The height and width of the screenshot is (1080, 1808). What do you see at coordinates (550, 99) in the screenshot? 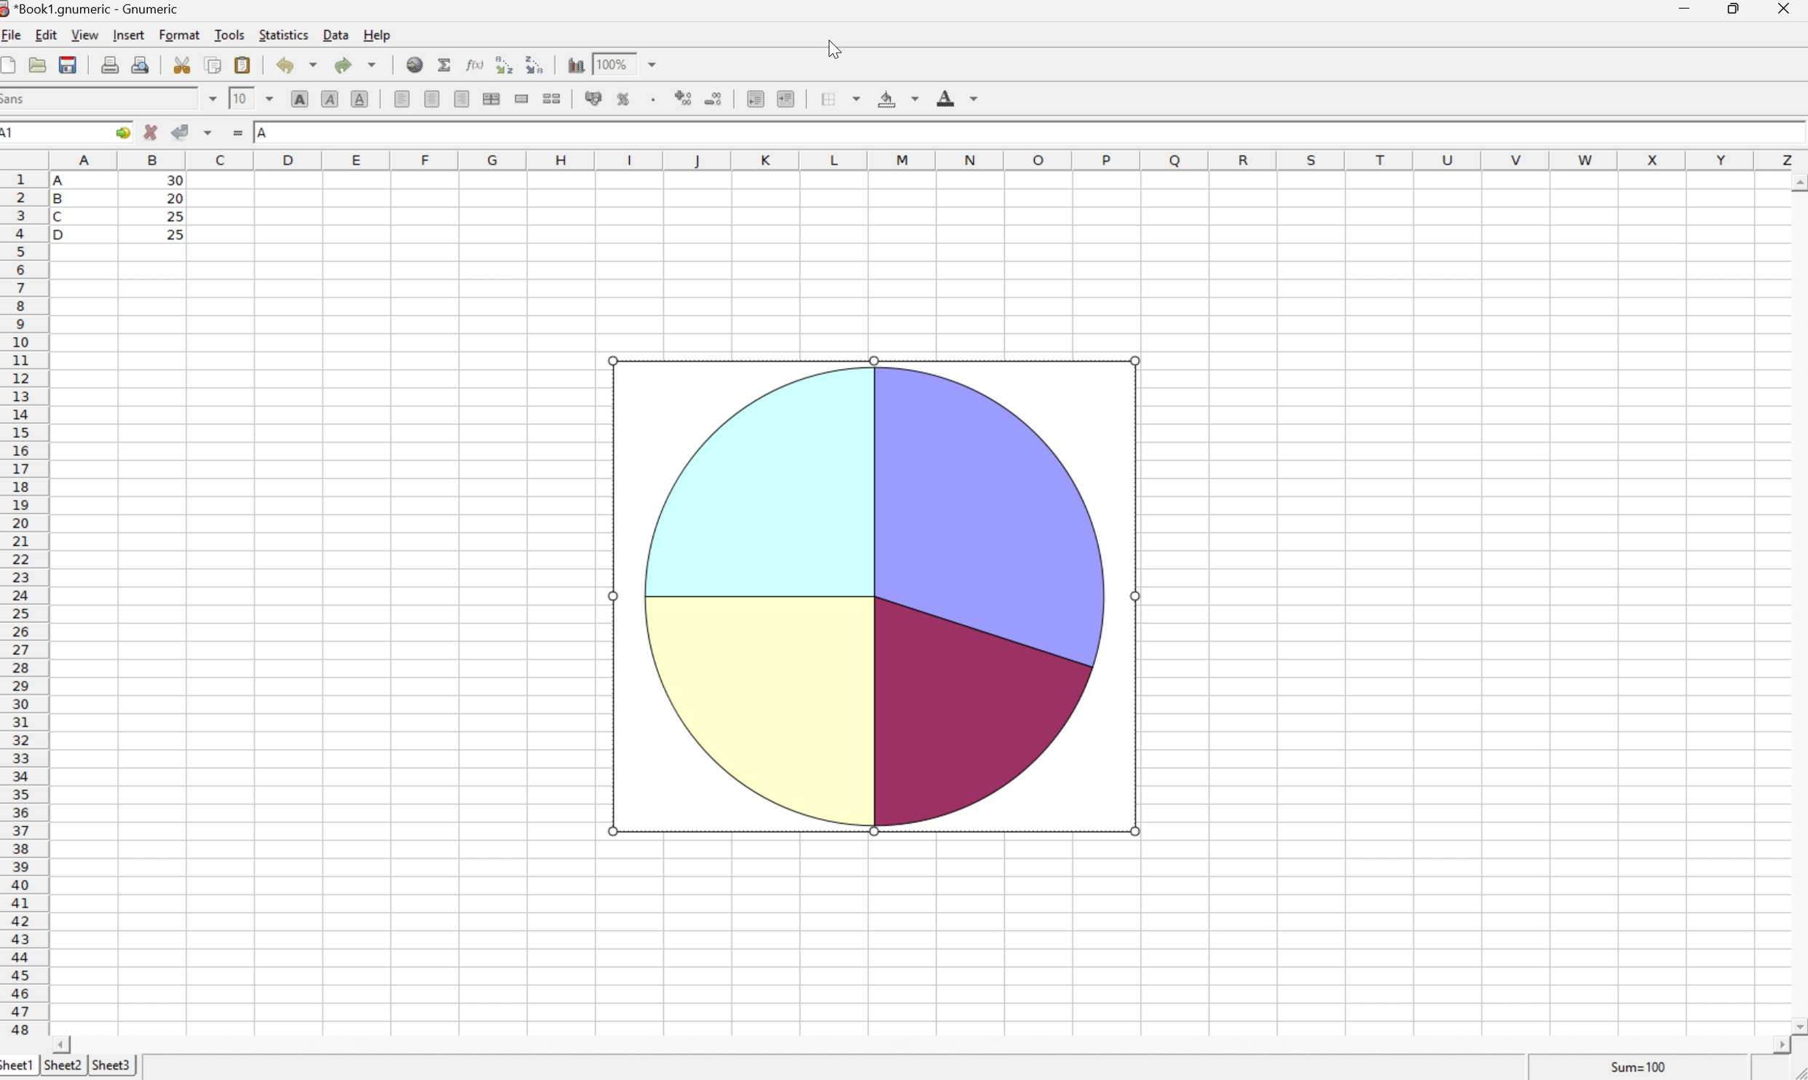
I see `Split merged ranges of cells` at bounding box center [550, 99].